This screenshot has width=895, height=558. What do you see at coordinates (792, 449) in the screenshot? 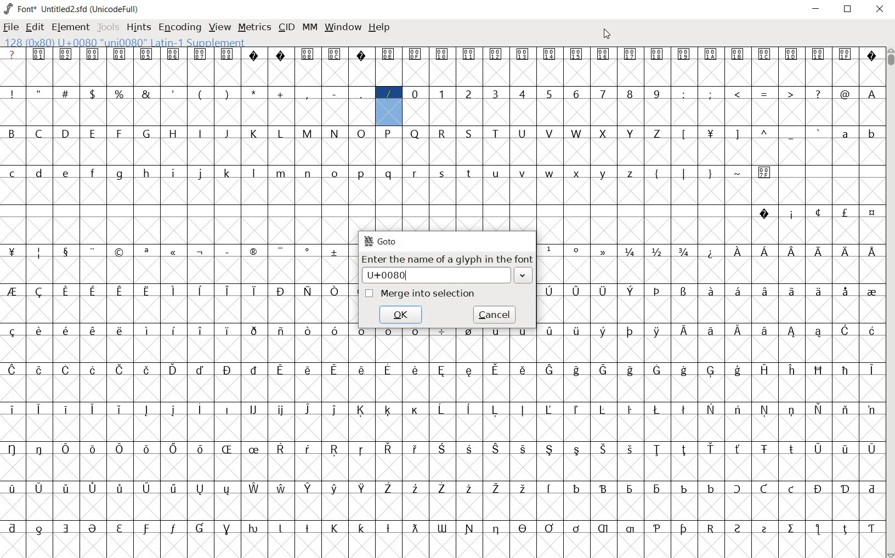
I see `glyph` at bounding box center [792, 449].